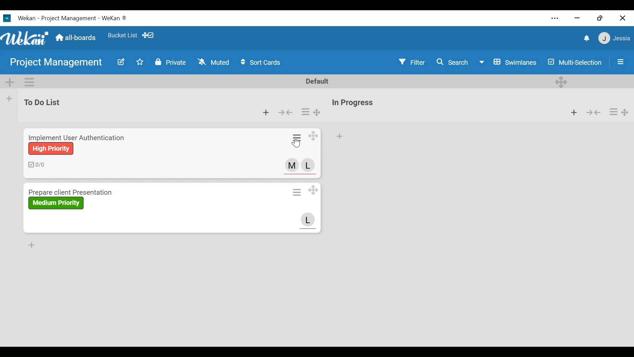 The image size is (634, 357). I want to click on Member Settings, so click(615, 39).